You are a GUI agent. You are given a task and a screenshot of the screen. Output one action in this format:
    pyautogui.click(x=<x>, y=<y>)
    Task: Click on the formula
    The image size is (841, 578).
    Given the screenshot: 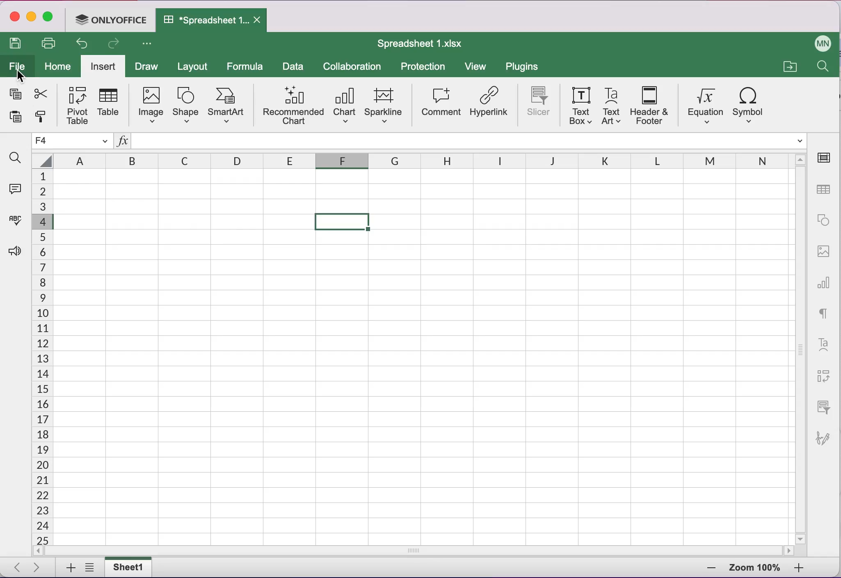 What is the action you would take?
    pyautogui.click(x=247, y=67)
    